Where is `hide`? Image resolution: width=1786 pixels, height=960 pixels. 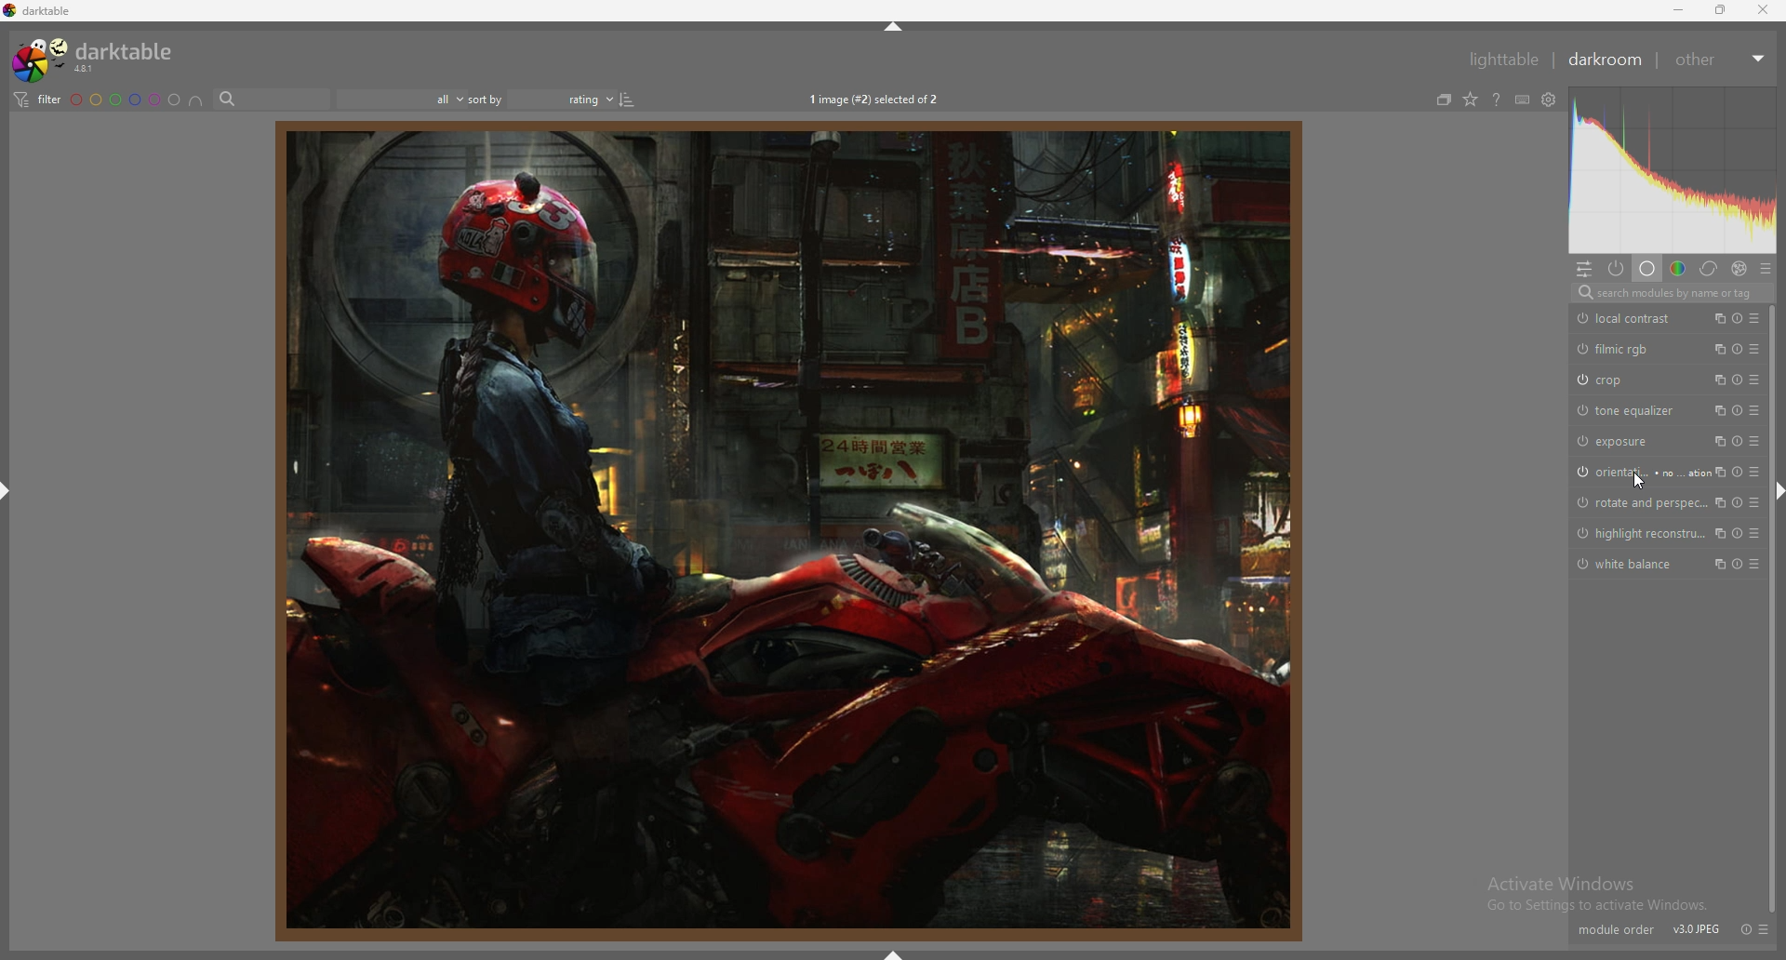 hide is located at coordinates (893, 24).